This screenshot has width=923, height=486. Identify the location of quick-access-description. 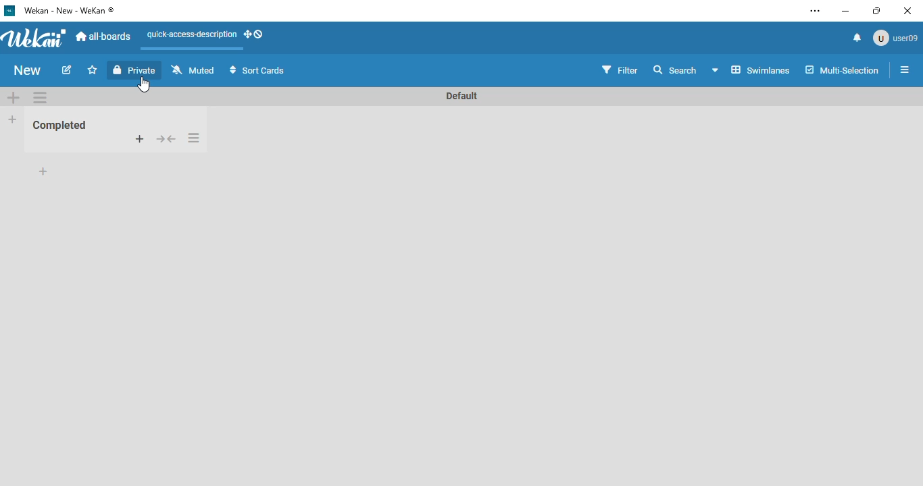
(192, 34).